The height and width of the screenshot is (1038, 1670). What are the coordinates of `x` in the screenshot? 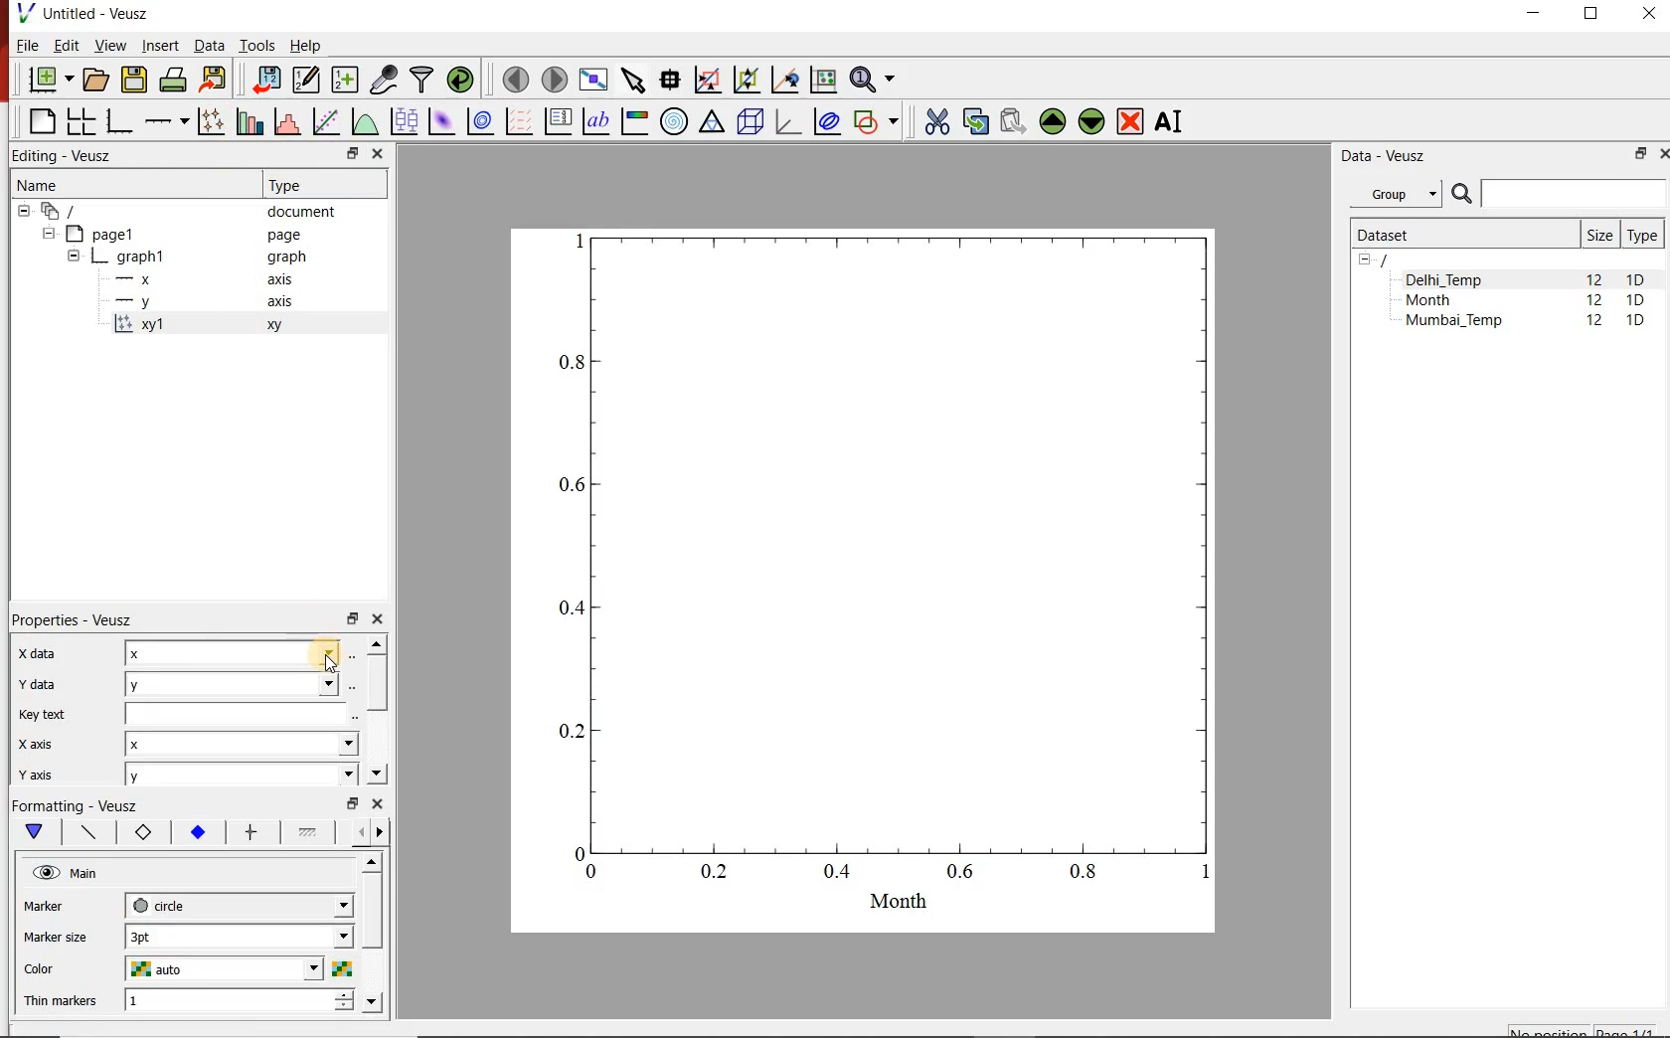 It's located at (241, 651).